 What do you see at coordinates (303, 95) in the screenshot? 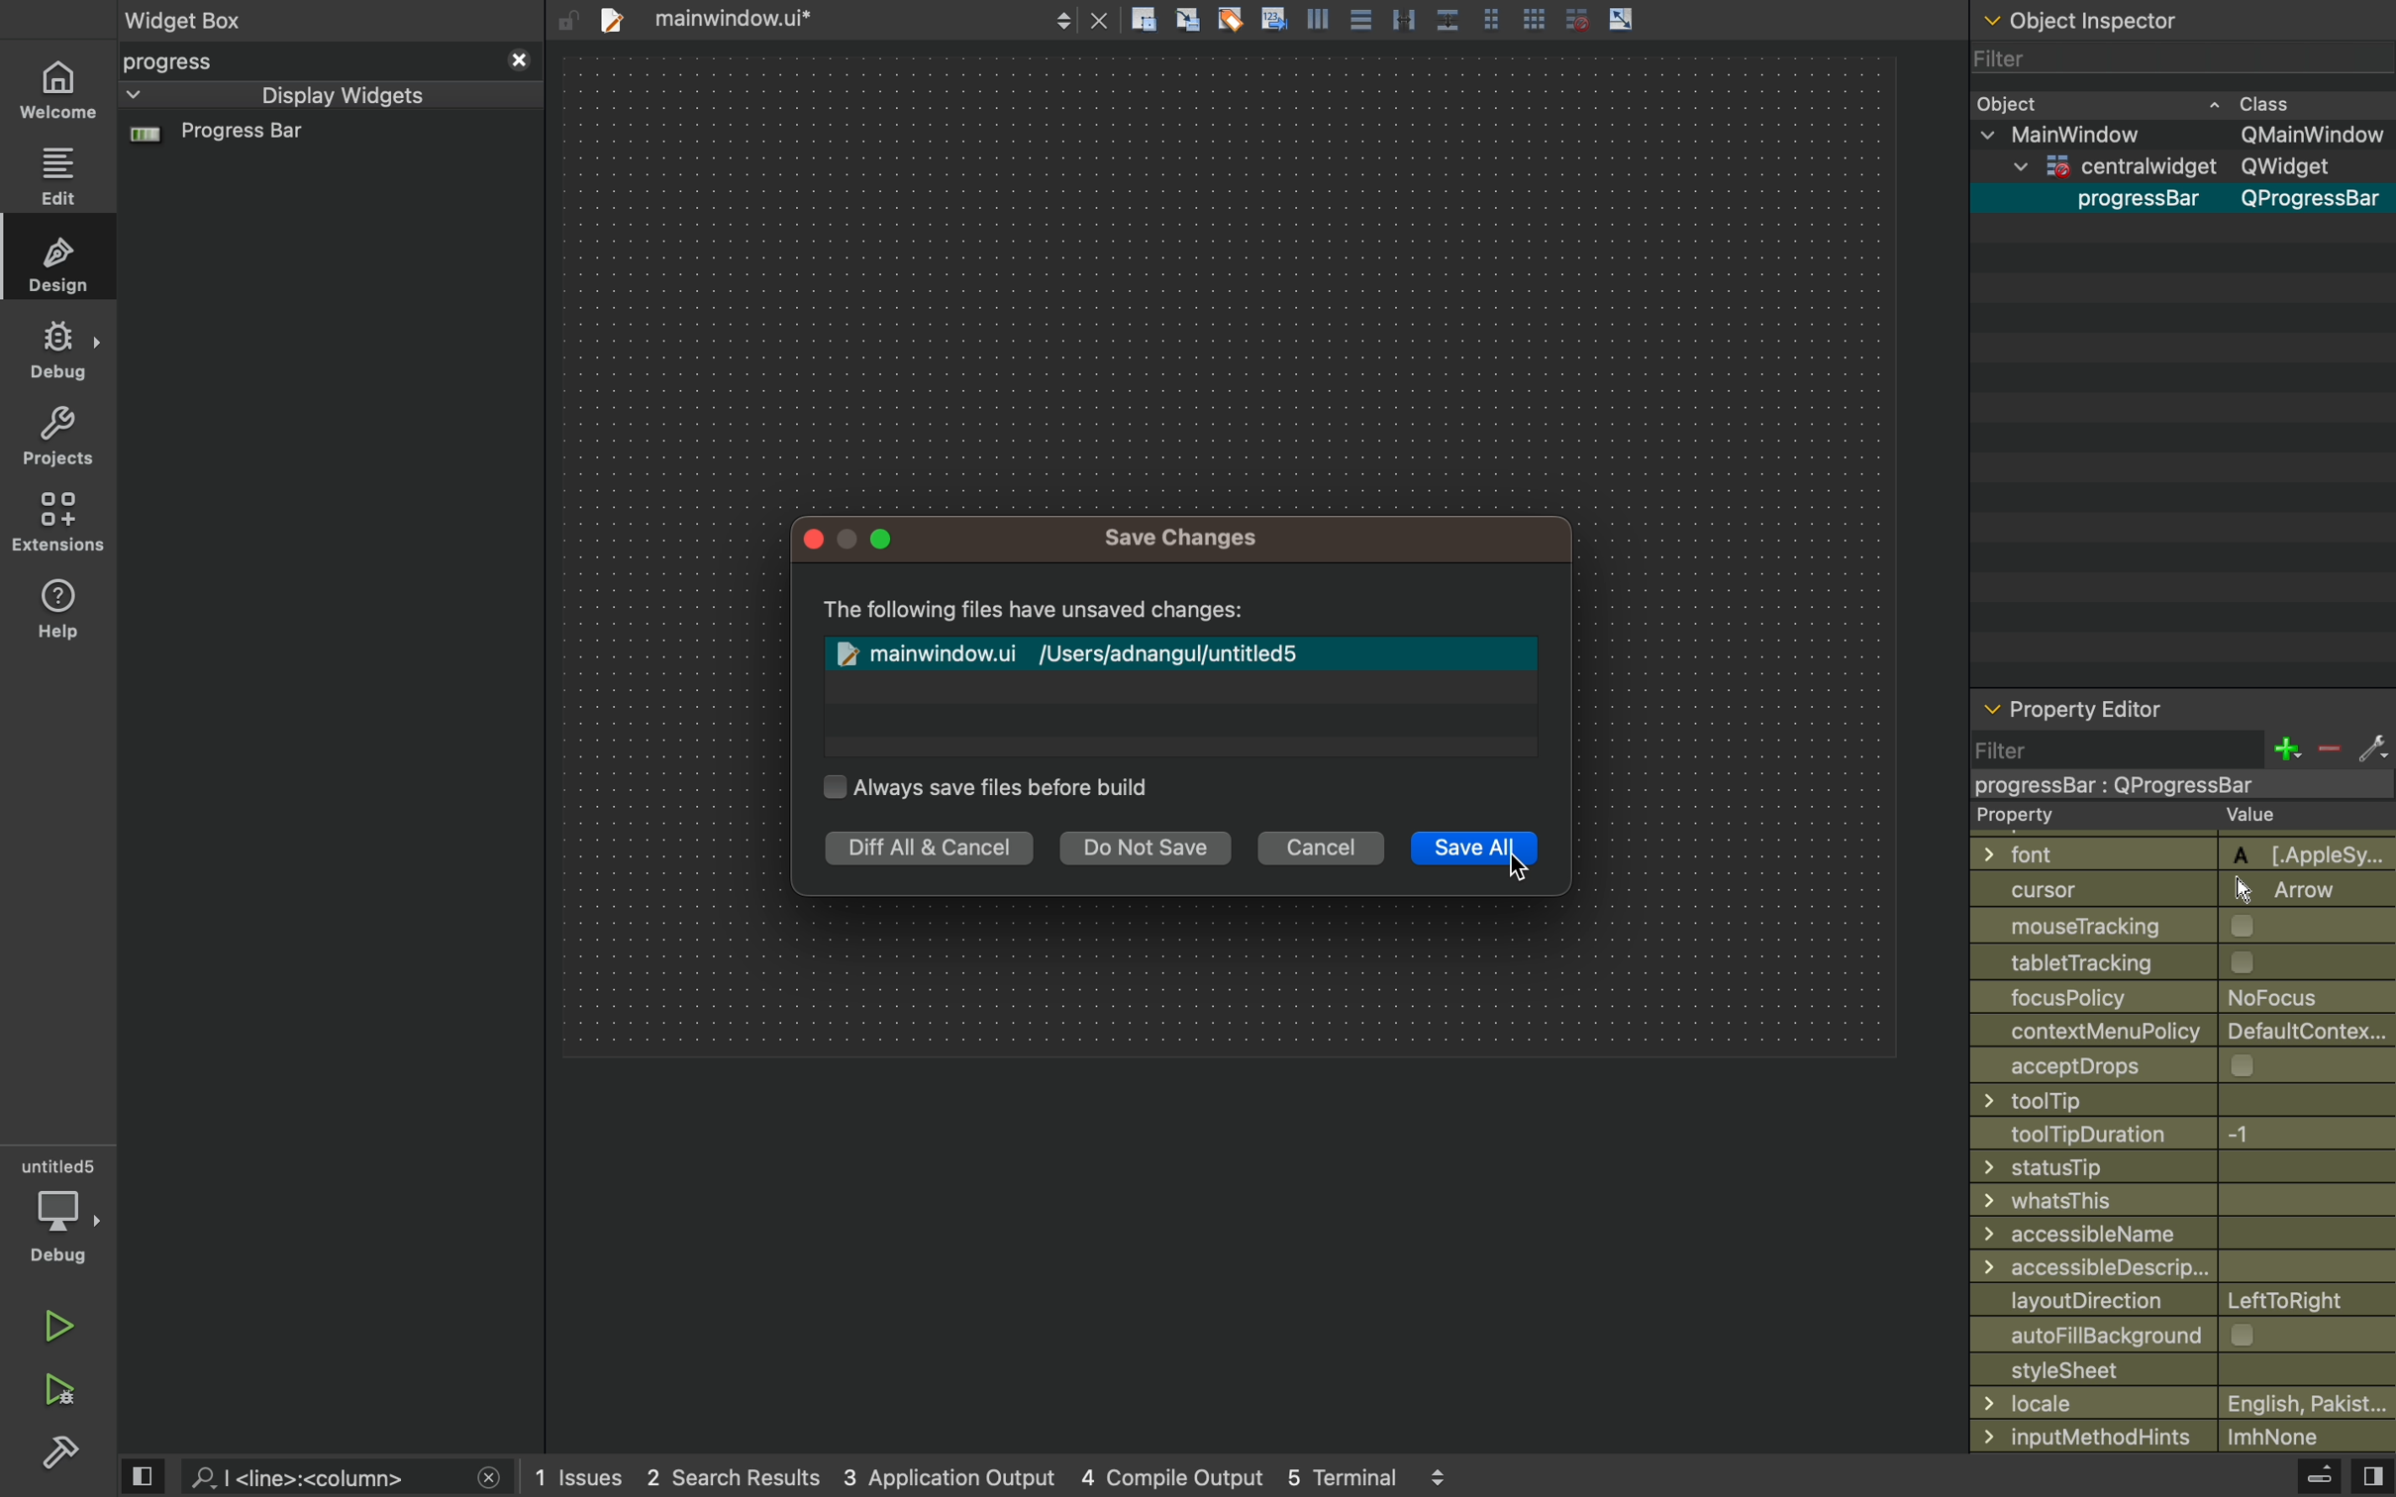
I see `display widget` at bounding box center [303, 95].